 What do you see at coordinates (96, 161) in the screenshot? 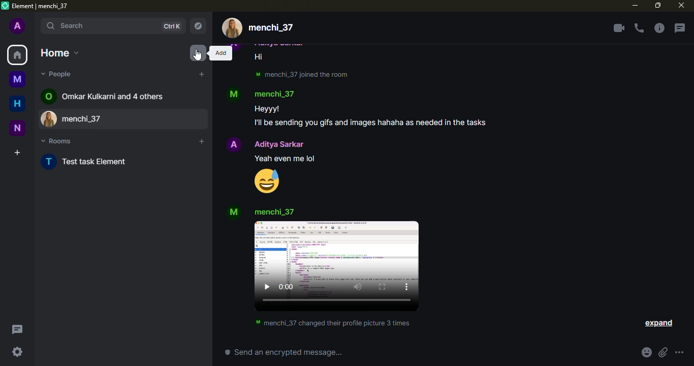
I see `Test task Element` at bounding box center [96, 161].